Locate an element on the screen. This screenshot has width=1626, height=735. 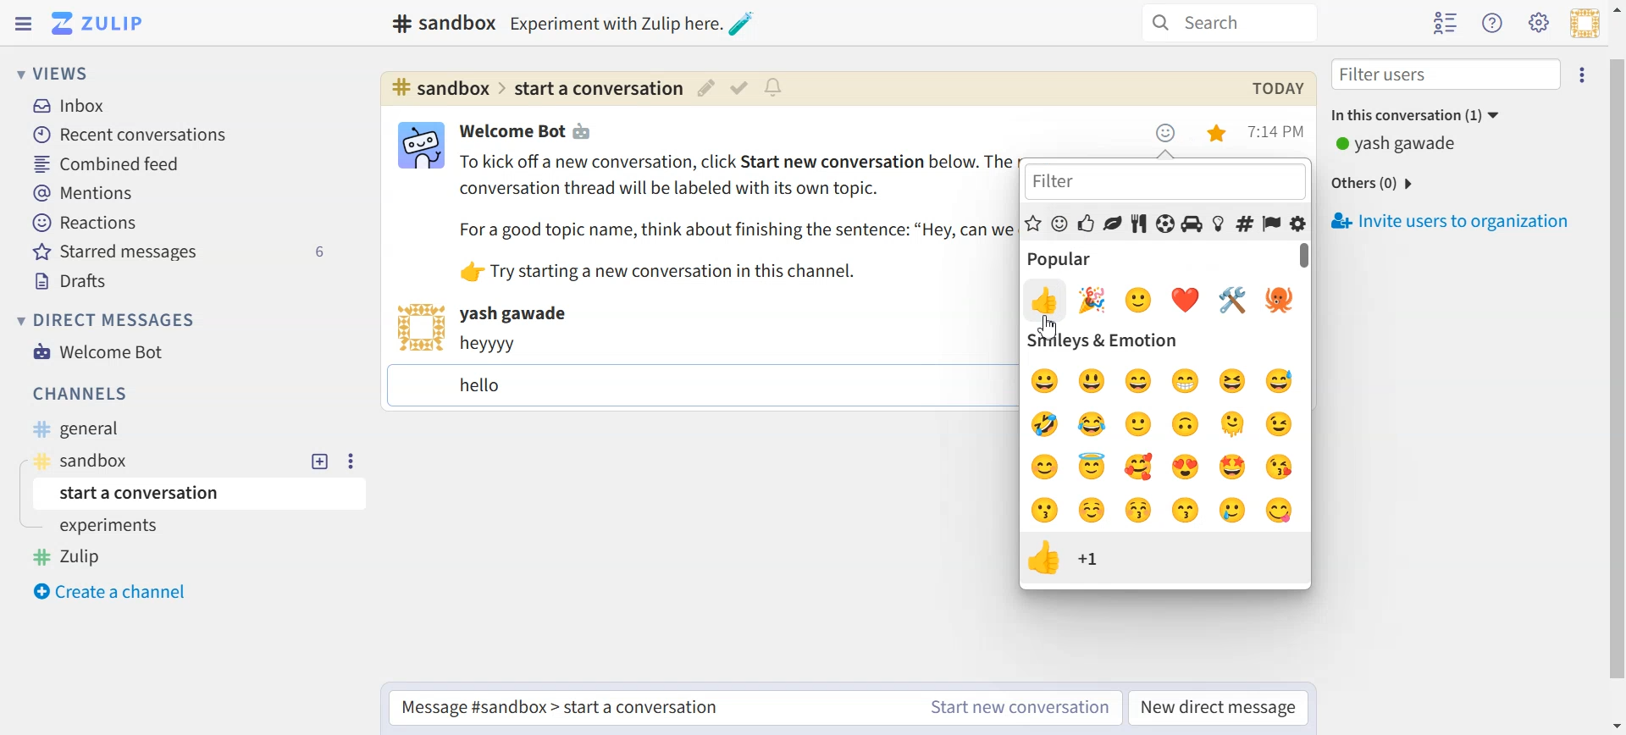
joy is located at coordinates (1096, 423).